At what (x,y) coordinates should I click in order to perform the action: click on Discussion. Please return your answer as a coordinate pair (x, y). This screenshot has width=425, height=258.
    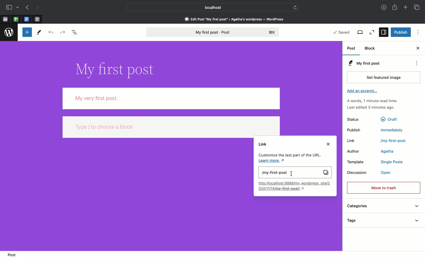
    Looking at the image, I should click on (357, 173).